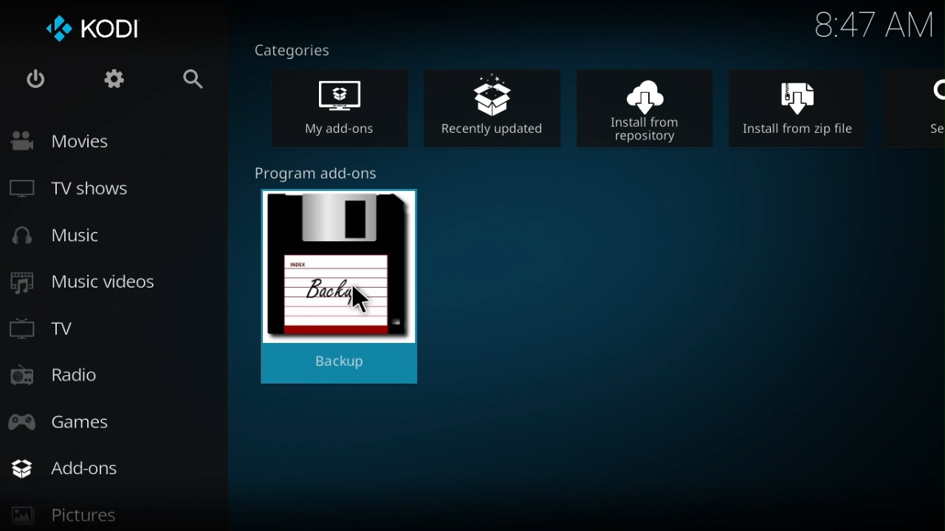 The width and height of the screenshot is (945, 531). Describe the element at coordinates (808, 106) in the screenshot. I see `Install from zip file` at that location.